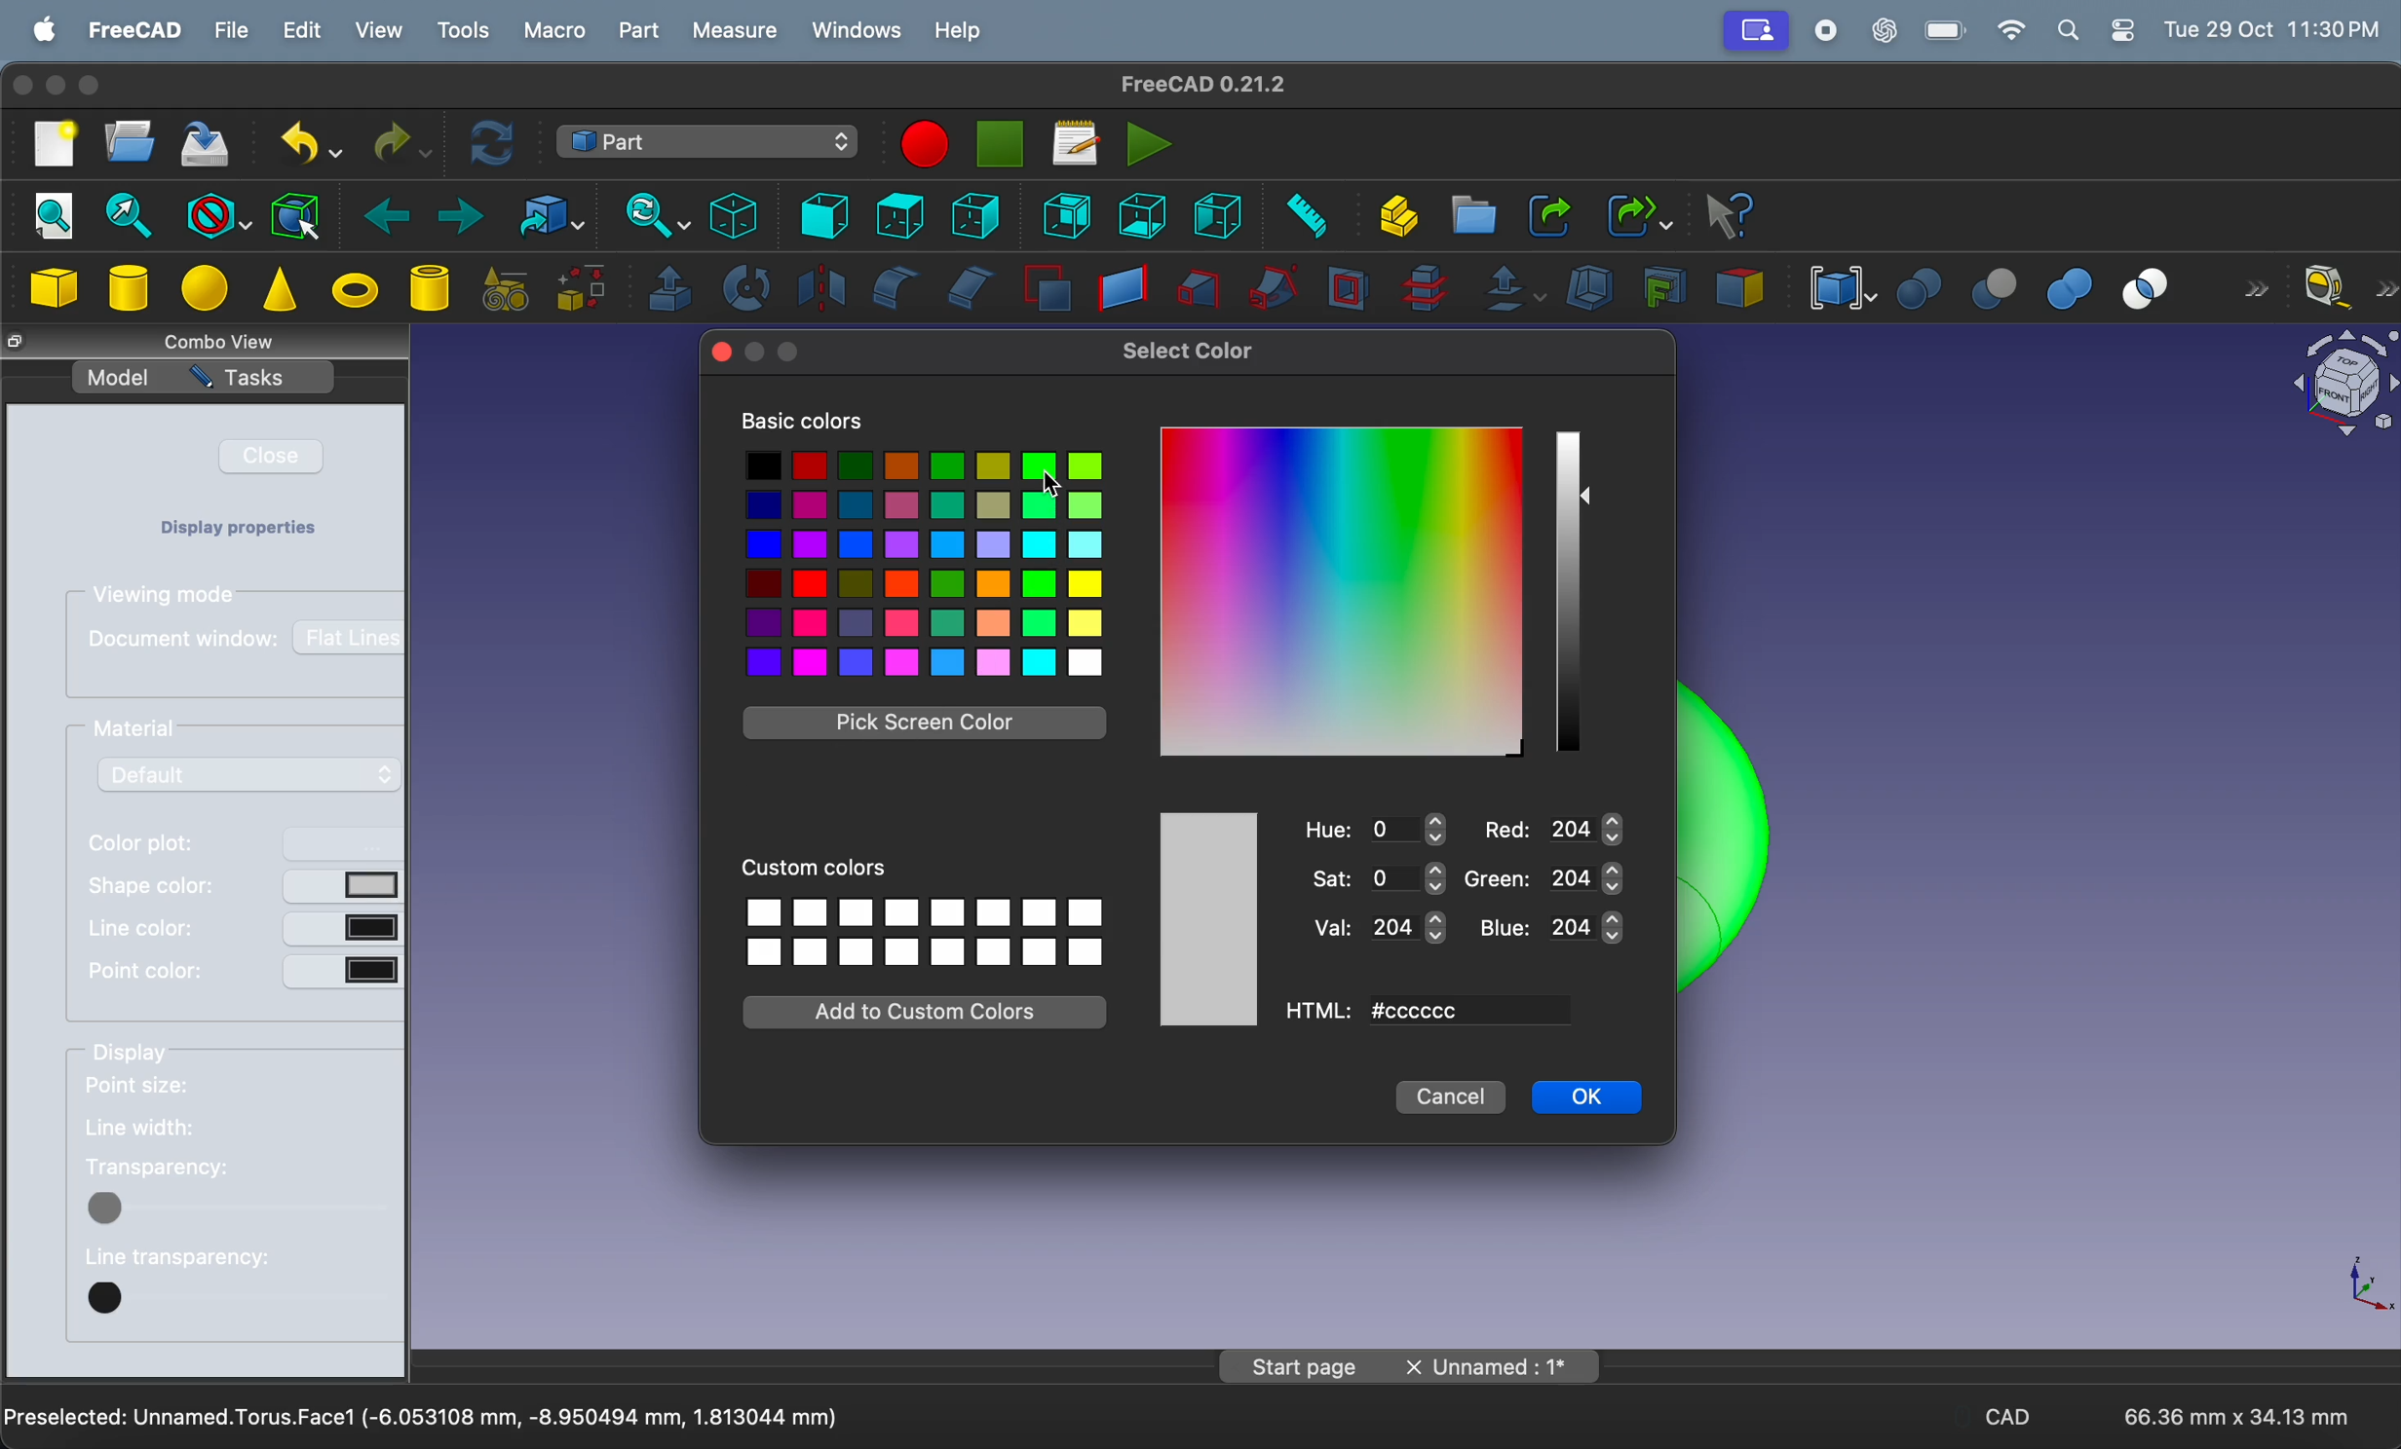 This screenshot has width=2401, height=1449. Describe the element at coordinates (1660, 286) in the screenshot. I see `create projection on surface` at that location.